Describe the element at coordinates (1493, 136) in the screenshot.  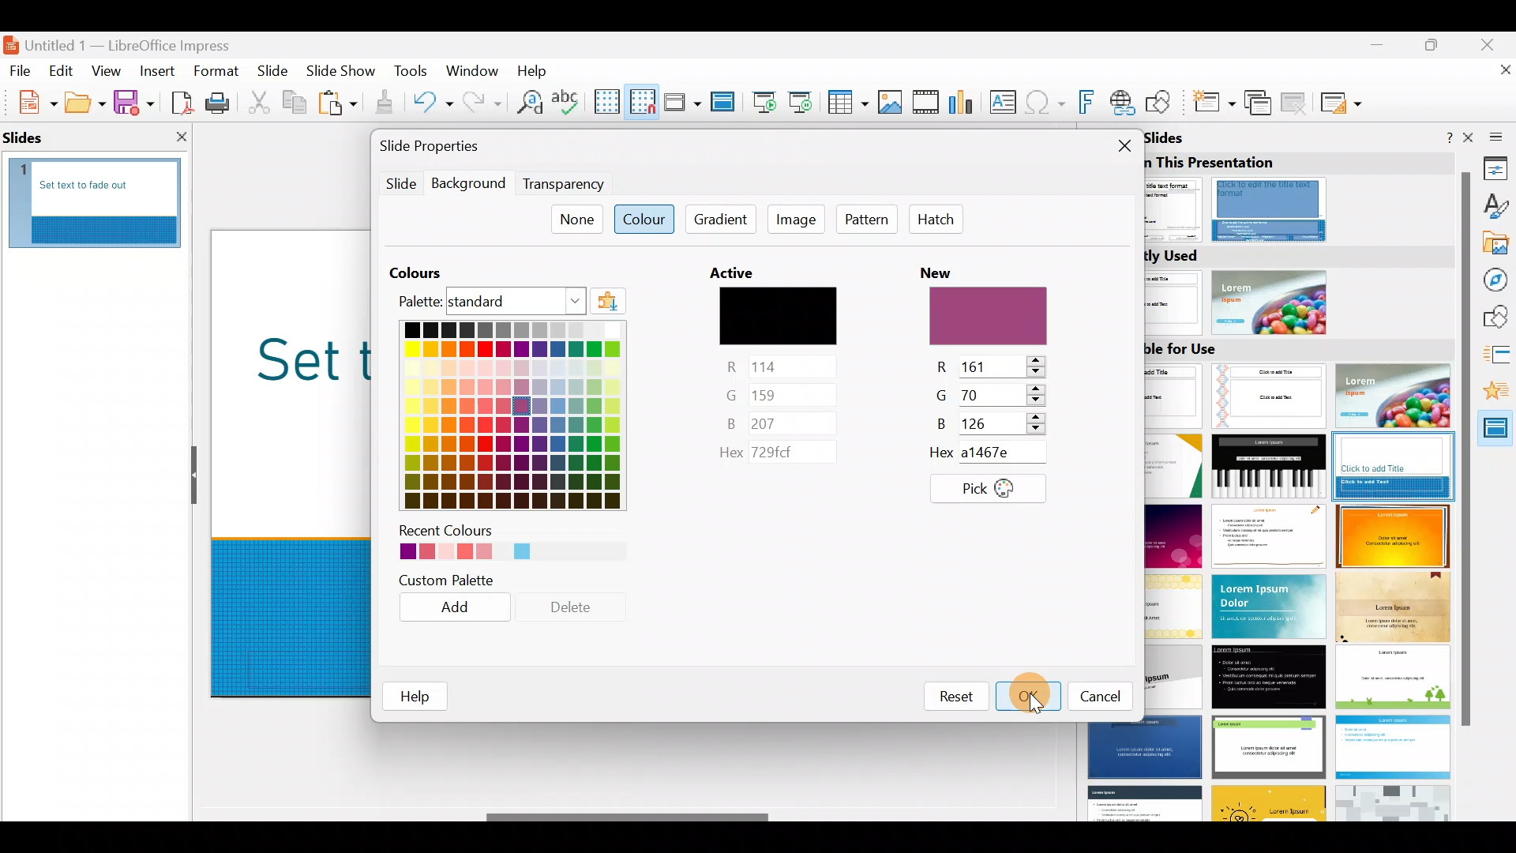
I see `Sidebar settings` at that location.